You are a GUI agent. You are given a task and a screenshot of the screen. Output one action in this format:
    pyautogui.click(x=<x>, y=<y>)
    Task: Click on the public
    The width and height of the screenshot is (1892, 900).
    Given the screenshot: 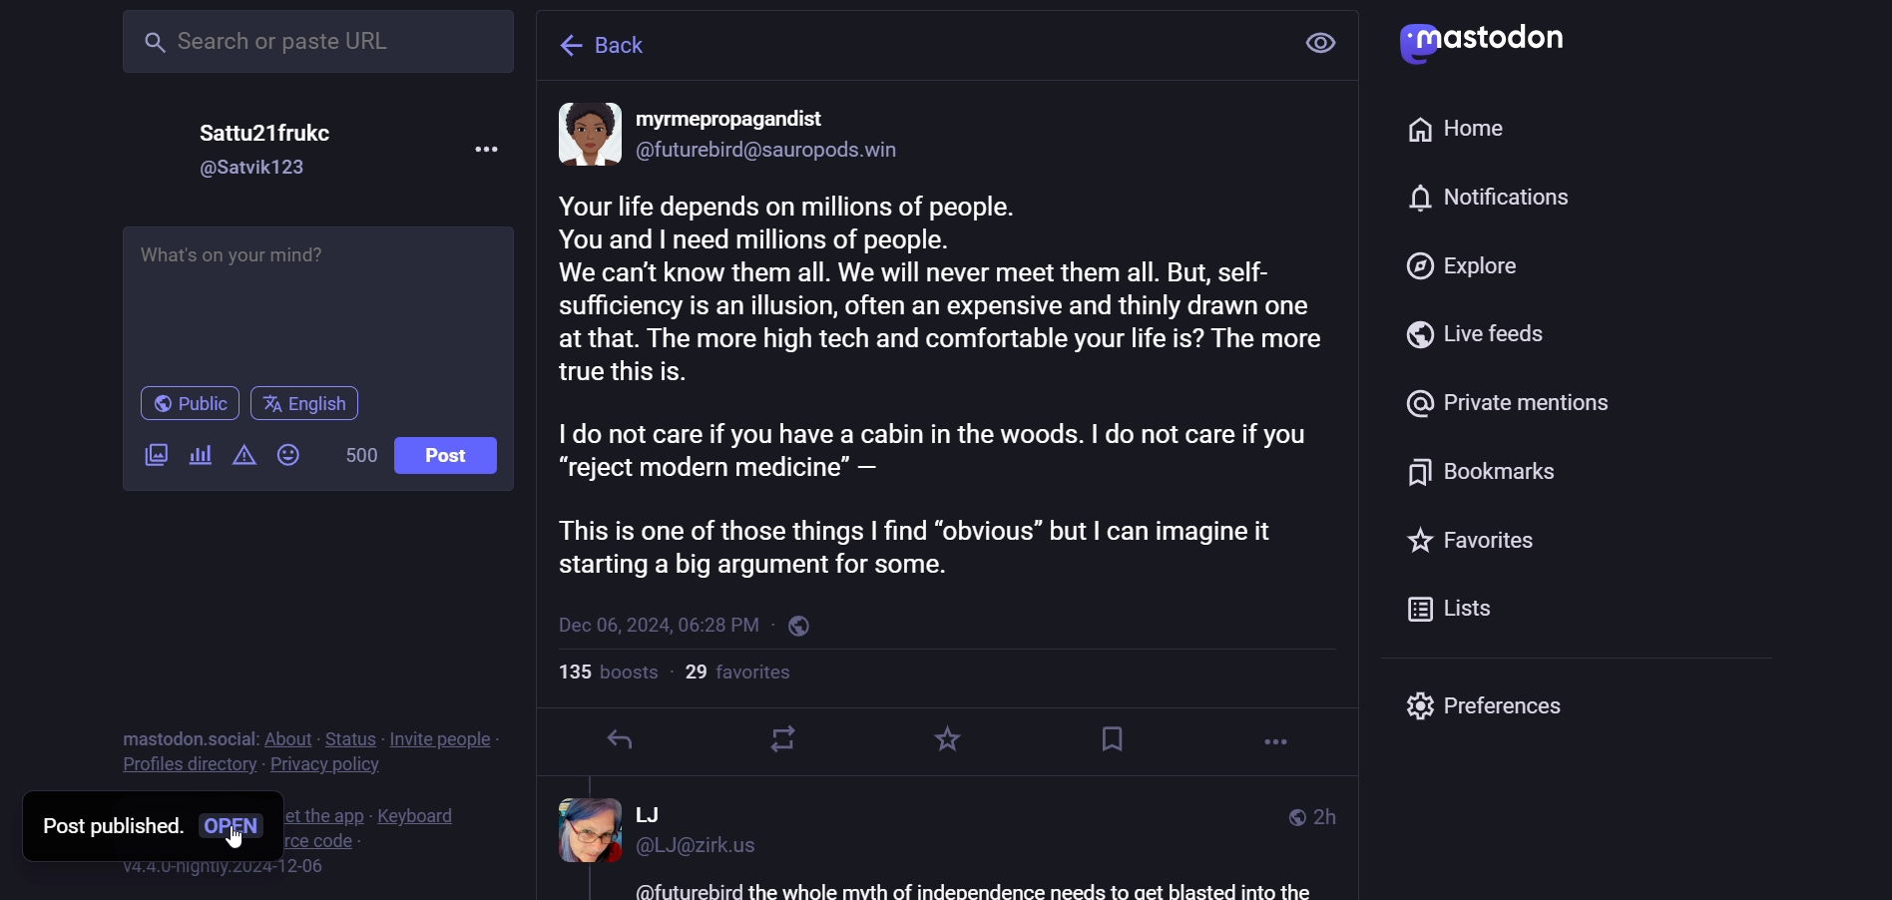 What is the action you would take?
    pyautogui.click(x=1295, y=817)
    